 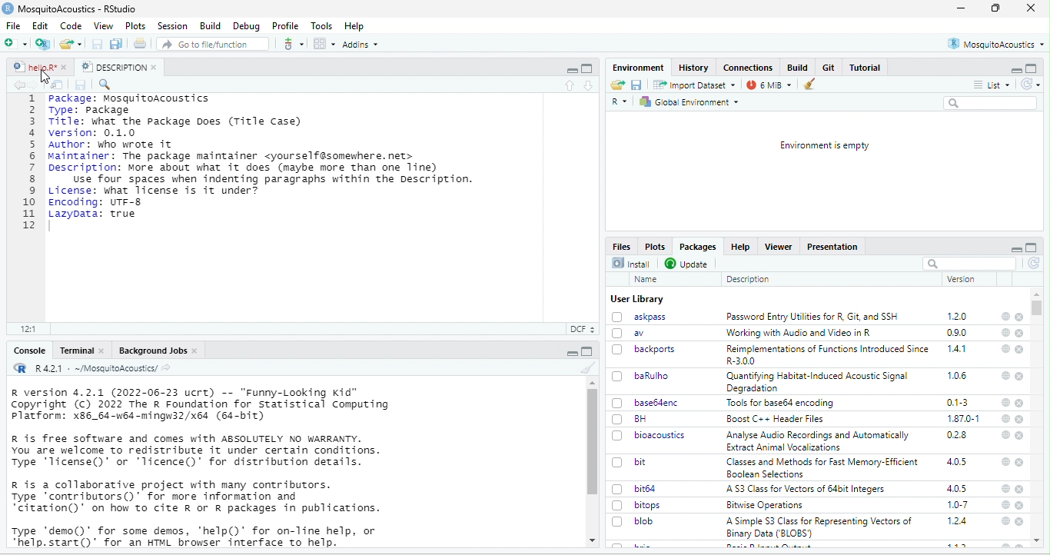 What do you see at coordinates (1020, 522) in the screenshot?
I see `close` at bounding box center [1020, 522].